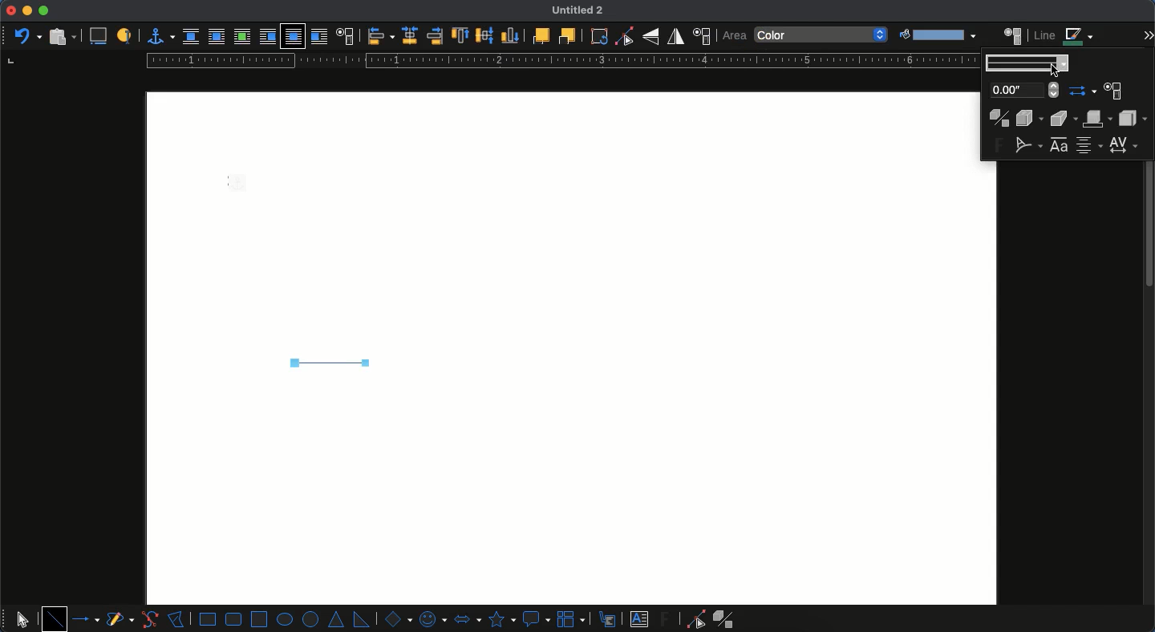  What do you see at coordinates (500, 619) in the screenshot?
I see `stars and banners` at bounding box center [500, 619].